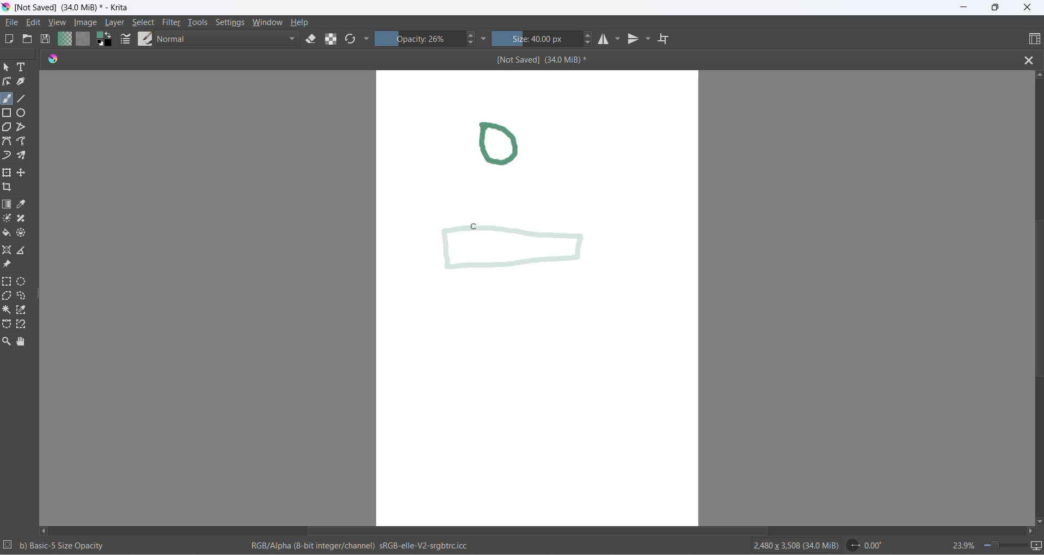 The image size is (1044, 555). Describe the element at coordinates (8, 174) in the screenshot. I see `transform a layer` at that location.